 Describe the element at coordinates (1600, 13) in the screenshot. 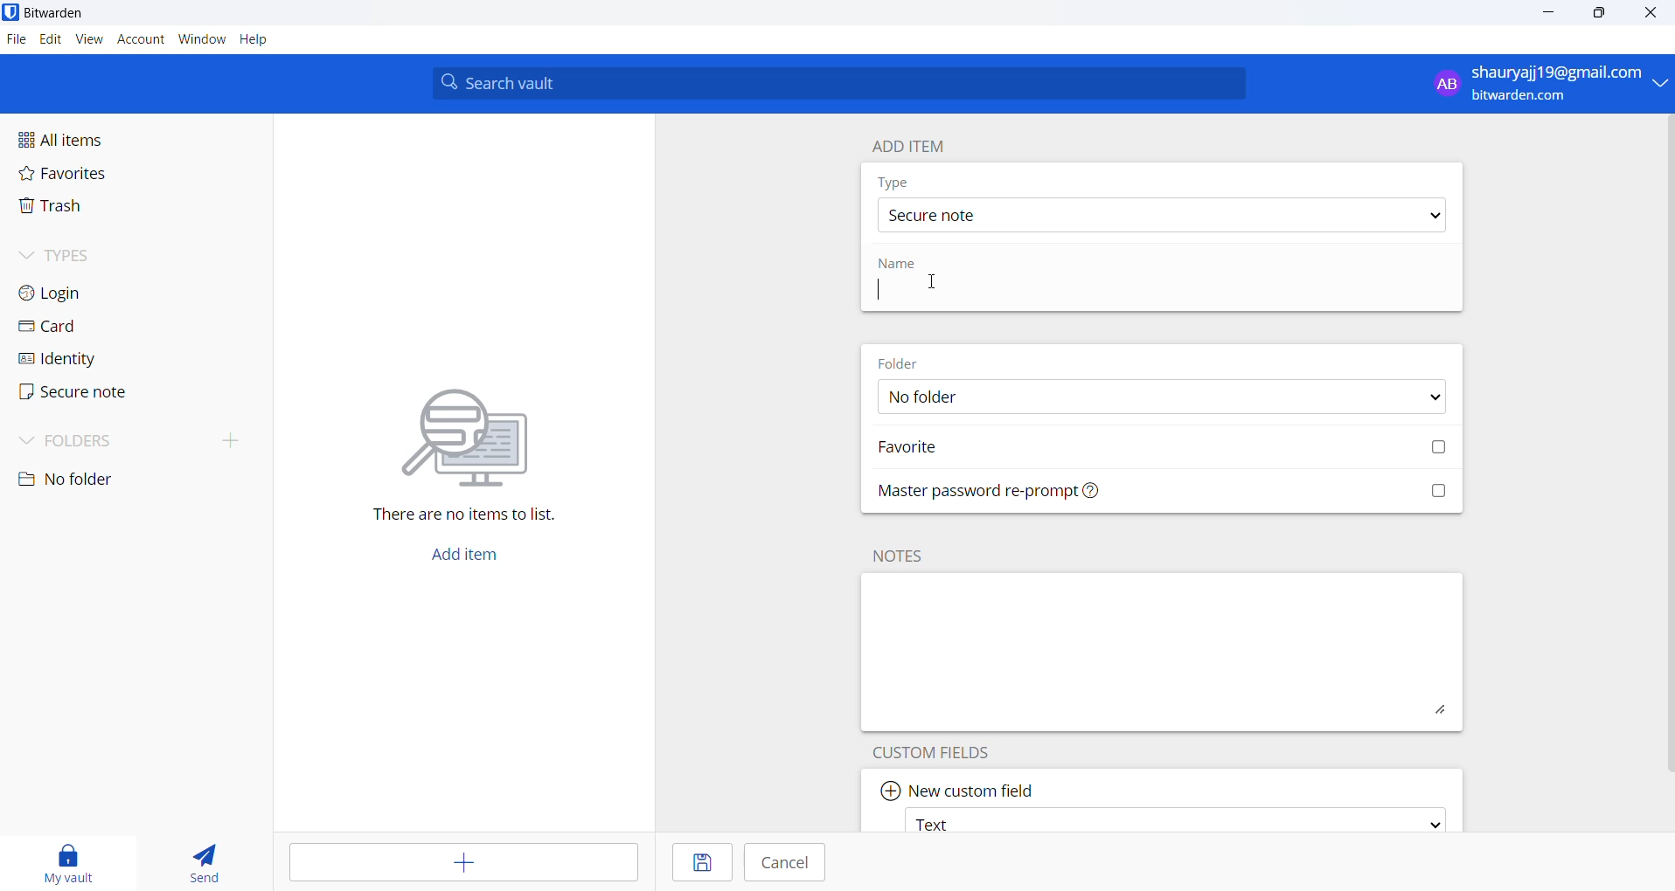

I see `maximize` at that location.